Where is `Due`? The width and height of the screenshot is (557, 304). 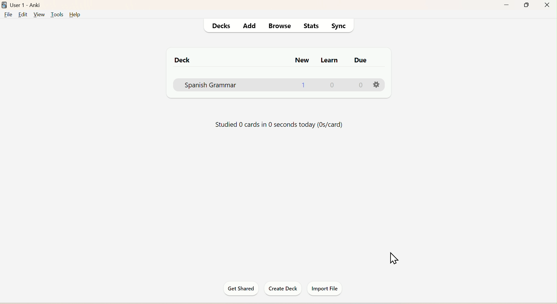 Due is located at coordinates (363, 59).